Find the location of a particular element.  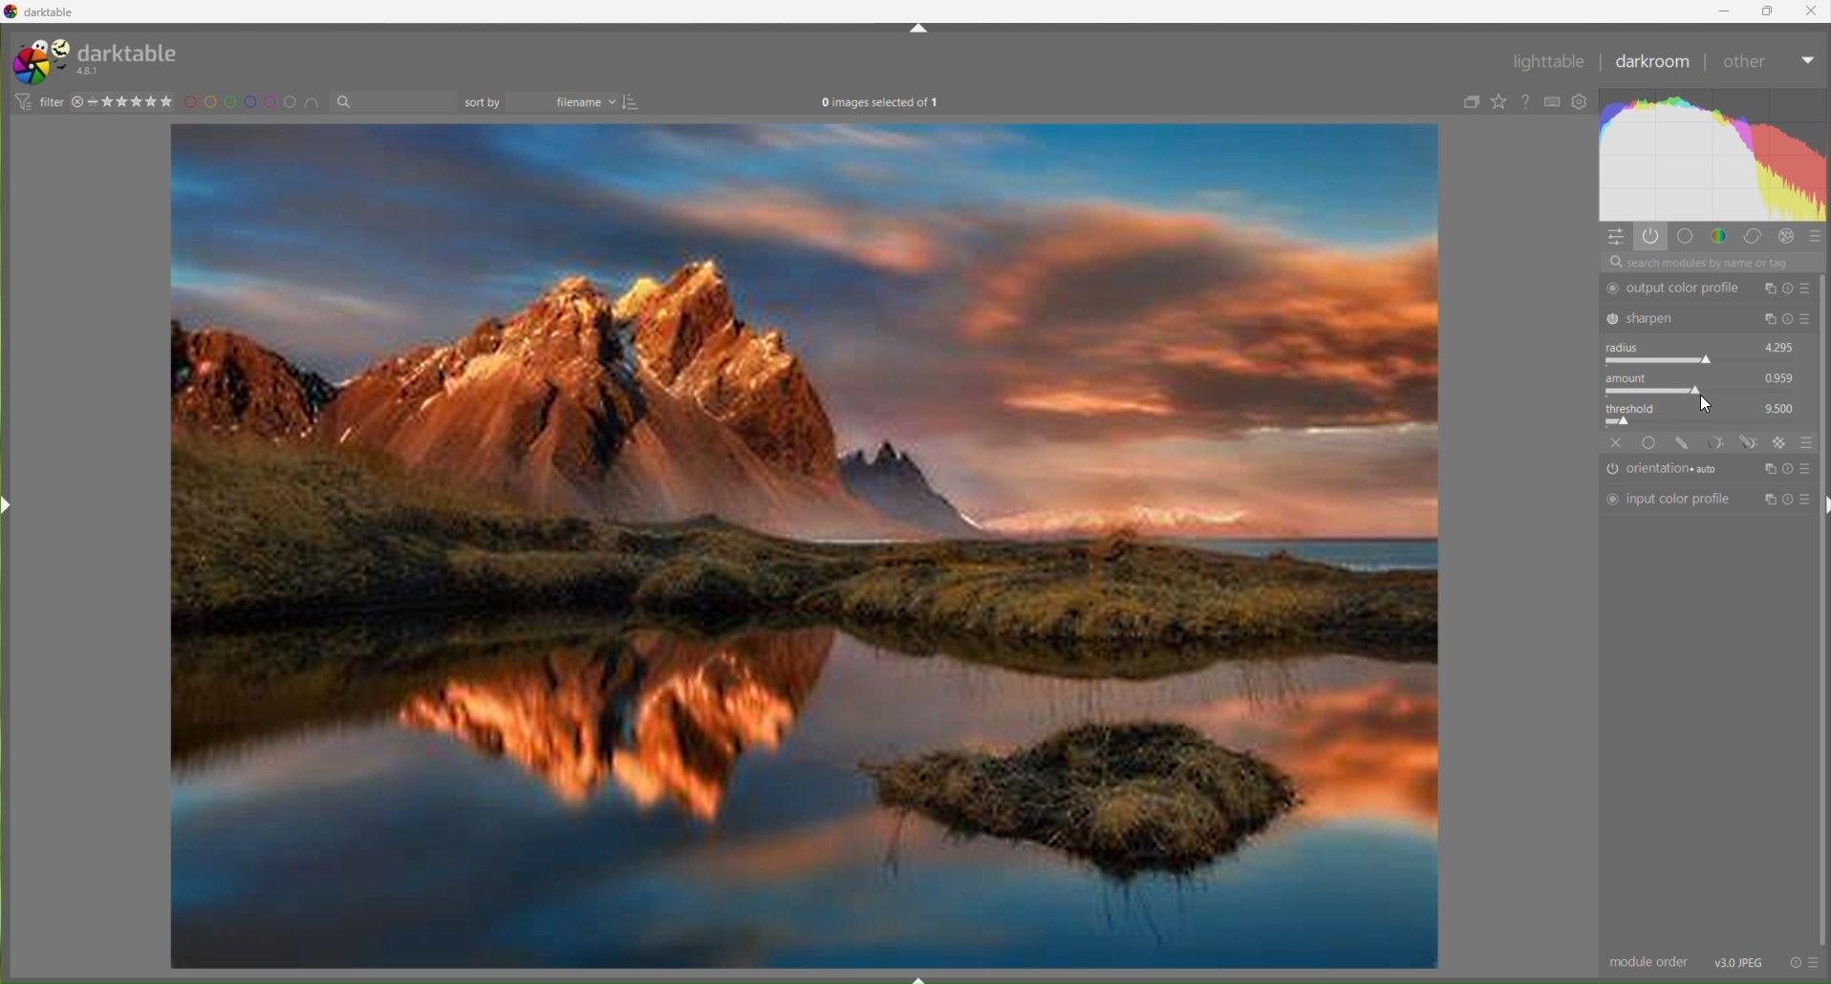

Collapse  is located at coordinates (918, 29).